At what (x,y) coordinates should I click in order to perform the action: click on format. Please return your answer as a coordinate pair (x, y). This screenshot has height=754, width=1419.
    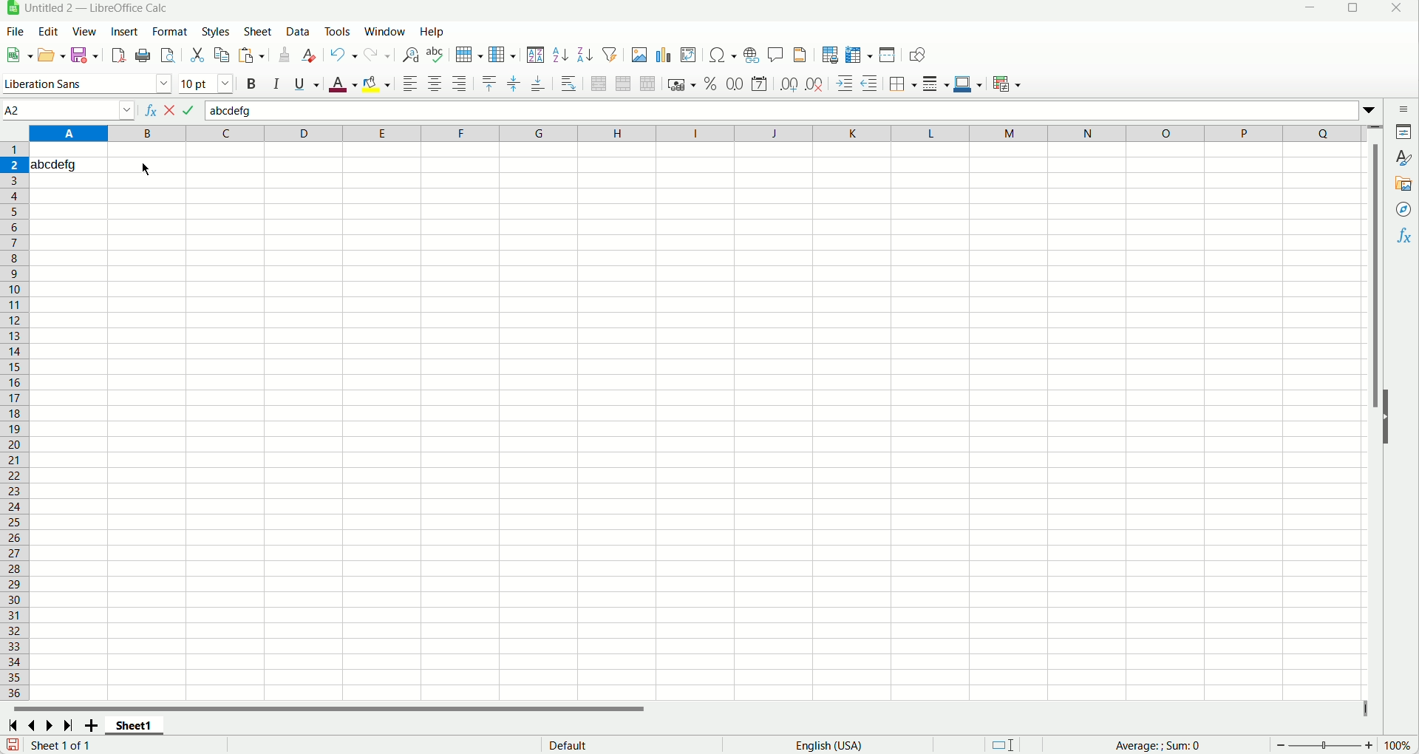
    Looking at the image, I should click on (171, 32).